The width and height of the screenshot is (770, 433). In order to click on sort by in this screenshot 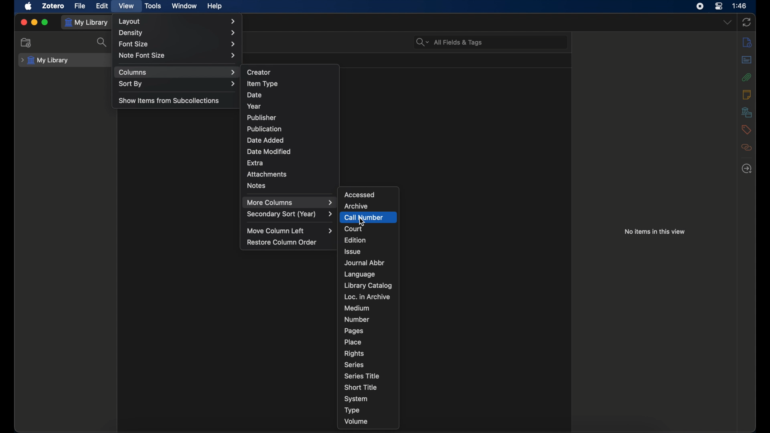, I will do `click(177, 84)`.